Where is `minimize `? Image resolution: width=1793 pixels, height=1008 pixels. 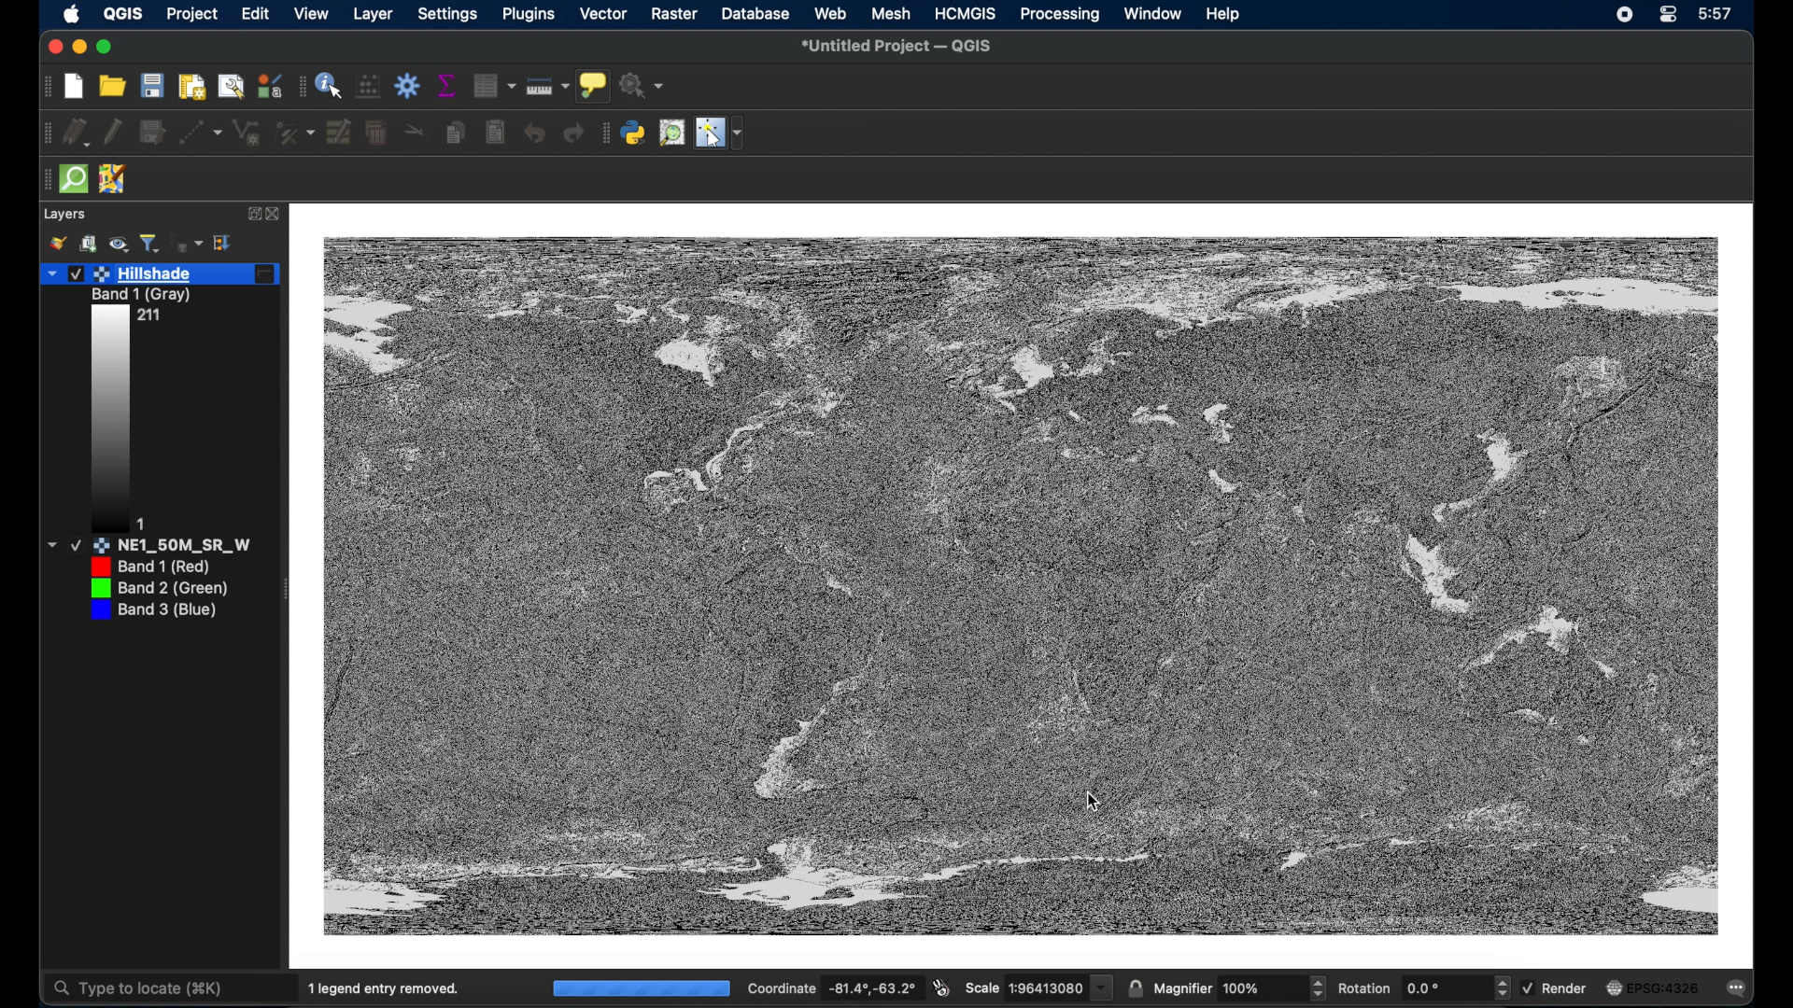 minimize  is located at coordinates (76, 48).